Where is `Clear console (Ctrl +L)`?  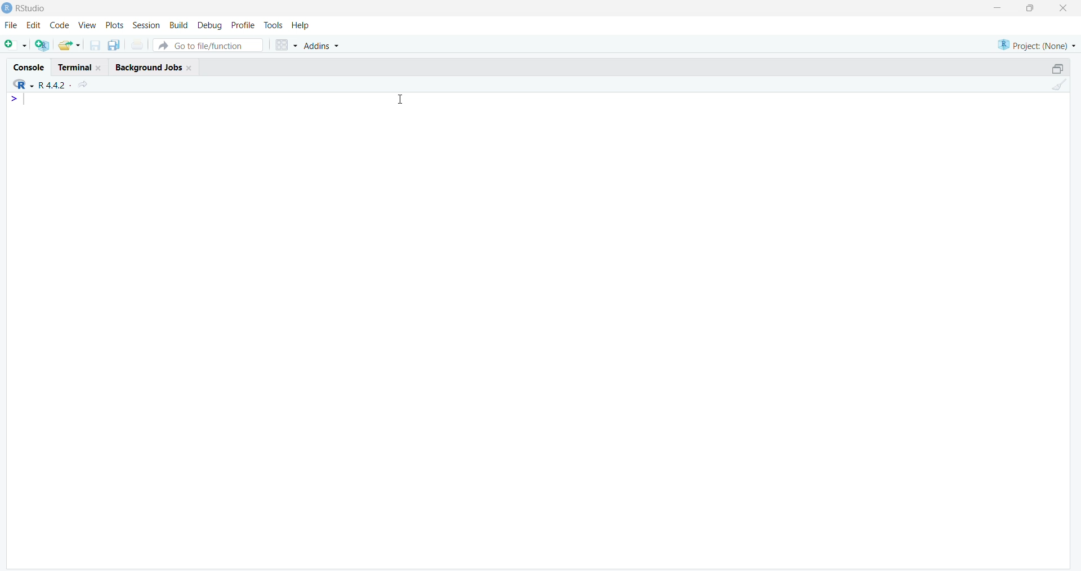
Clear console (Ctrl +L) is located at coordinates (1060, 87).